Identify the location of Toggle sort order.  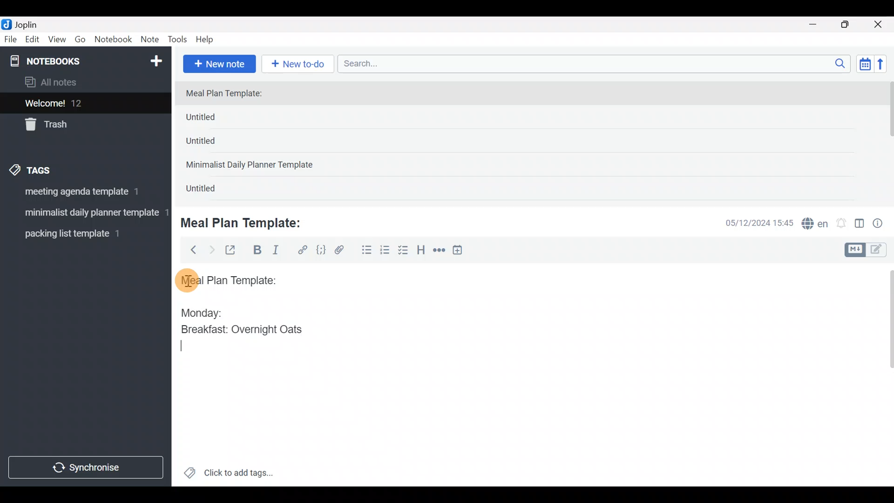
(865, 64).